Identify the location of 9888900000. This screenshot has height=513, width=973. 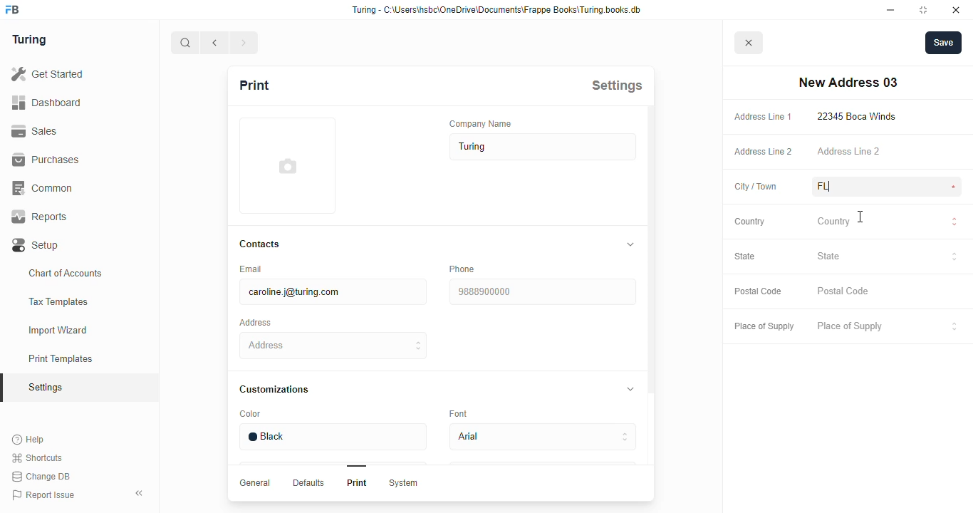
(541, 292).